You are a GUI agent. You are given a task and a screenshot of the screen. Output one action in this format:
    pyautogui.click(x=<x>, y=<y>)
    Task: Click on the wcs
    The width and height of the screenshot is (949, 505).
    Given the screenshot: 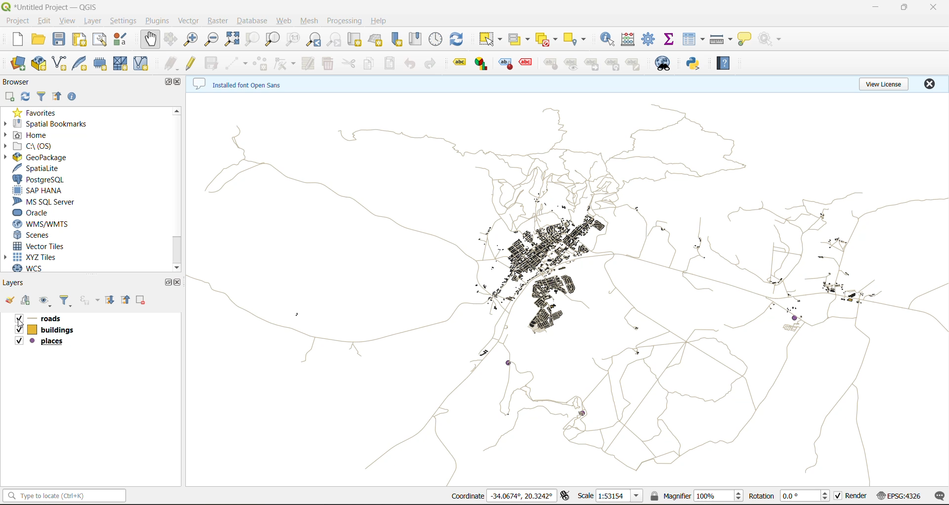 What is the action you would take?
    pyautogui.click(x=44, y=268)
    